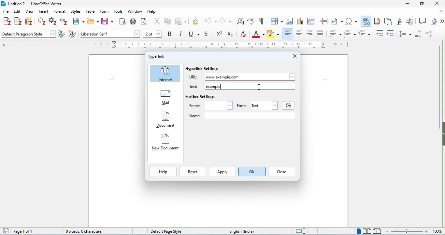 This screenshot has height=235, width=445. I want to click on set document preference, so click(53, 21).